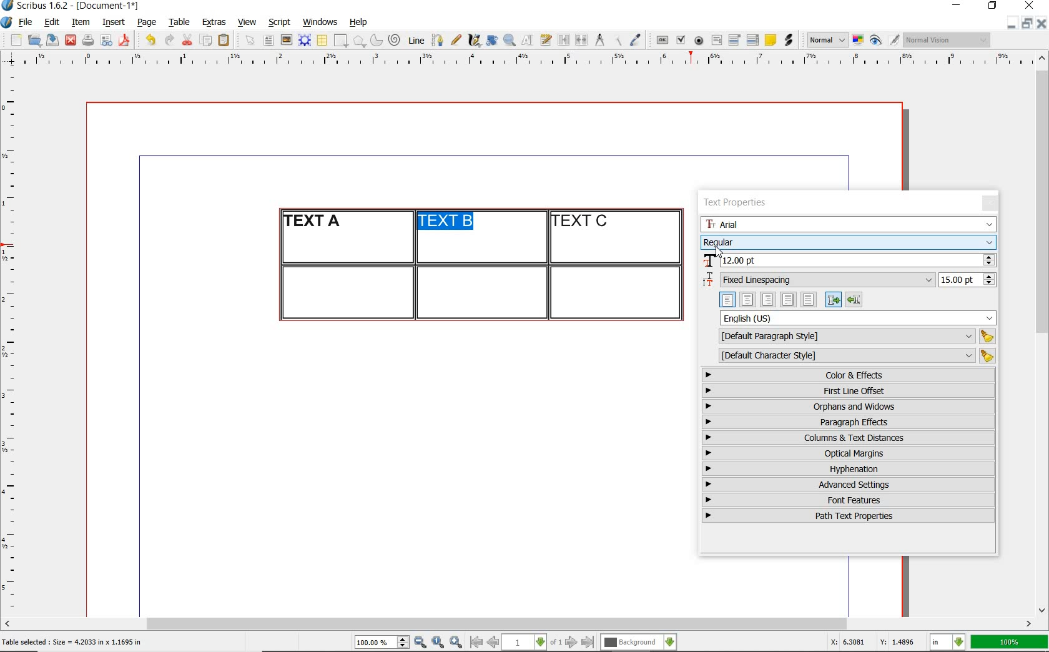  Describe the element at coordinates (107, 41) in the screenshot. I see `preflight verifier` at that location.